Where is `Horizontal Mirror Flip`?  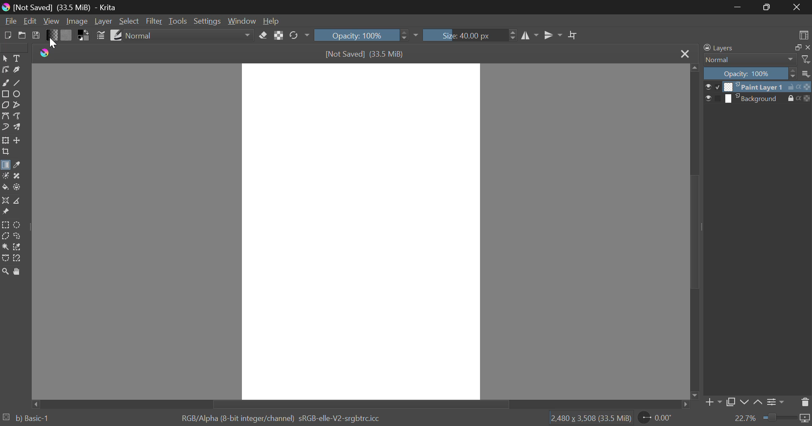 Horizontal Mirror Flip is located at coordinates (551, 36).